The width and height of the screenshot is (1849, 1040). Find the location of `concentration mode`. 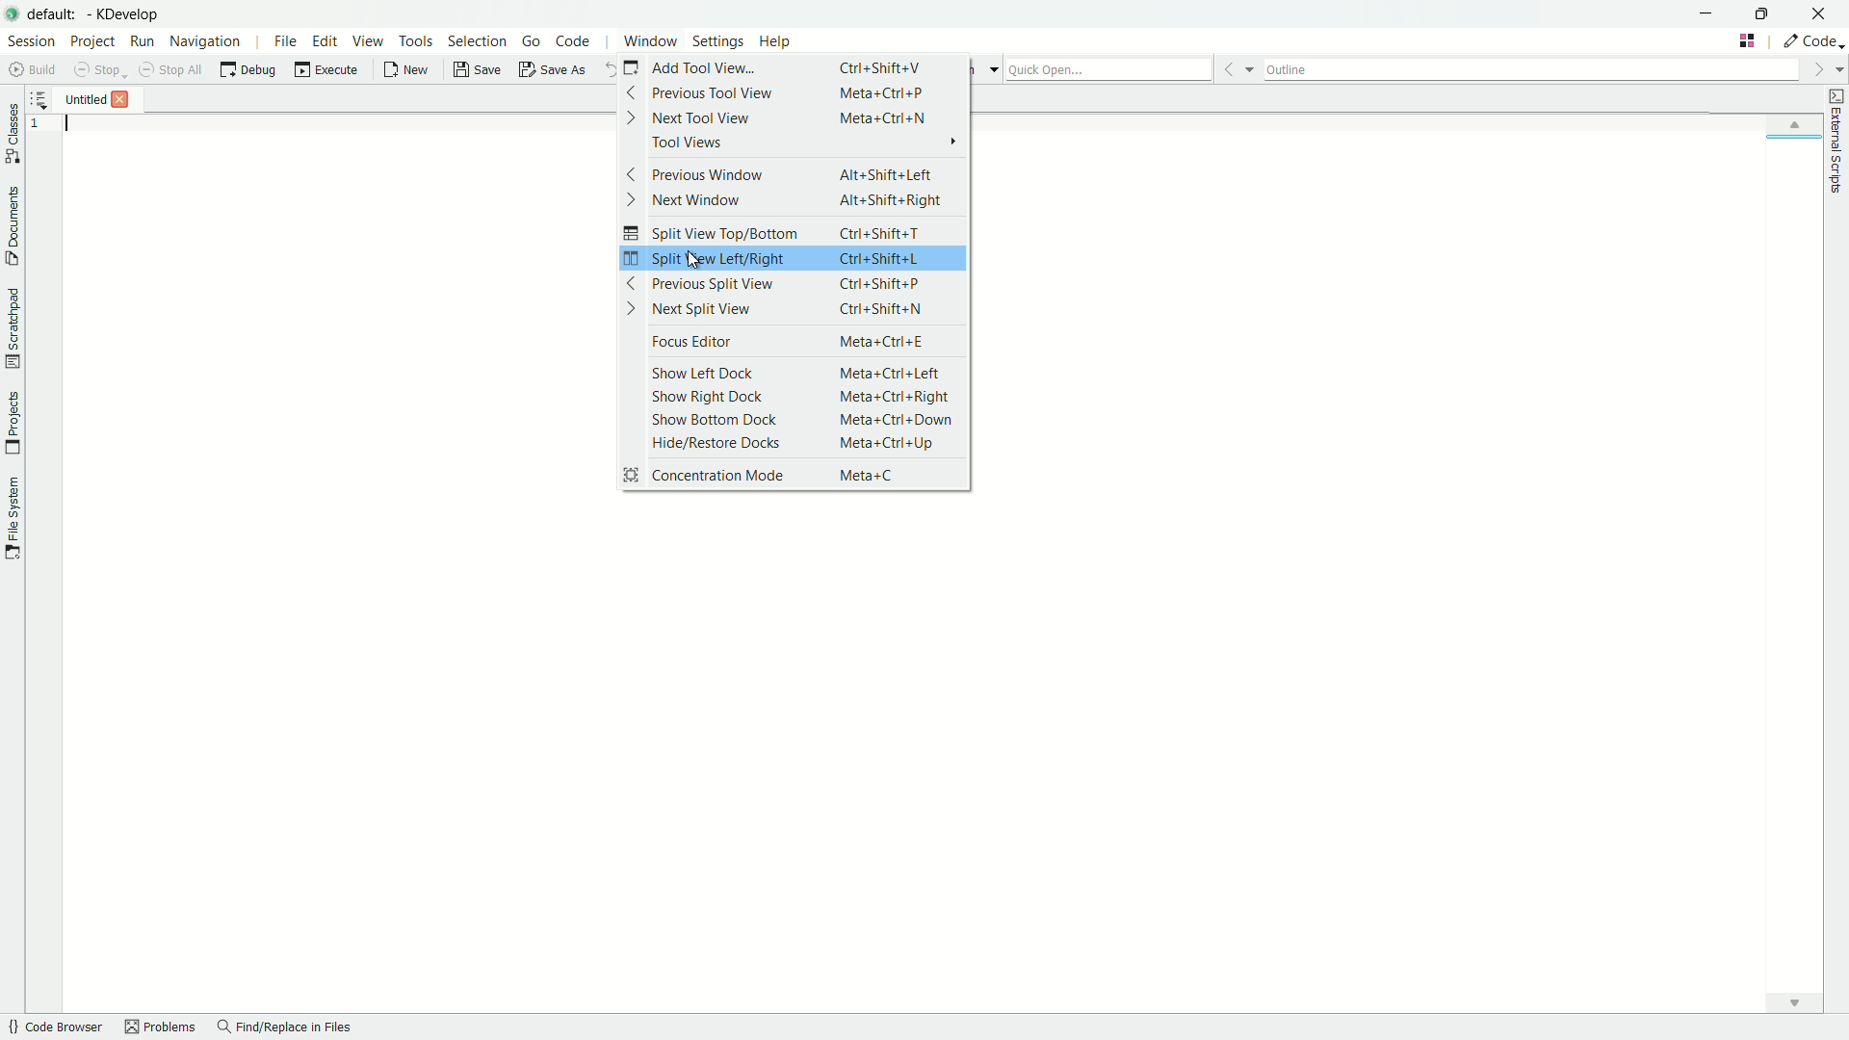

concentration mode is located at coordinates (707, 474).